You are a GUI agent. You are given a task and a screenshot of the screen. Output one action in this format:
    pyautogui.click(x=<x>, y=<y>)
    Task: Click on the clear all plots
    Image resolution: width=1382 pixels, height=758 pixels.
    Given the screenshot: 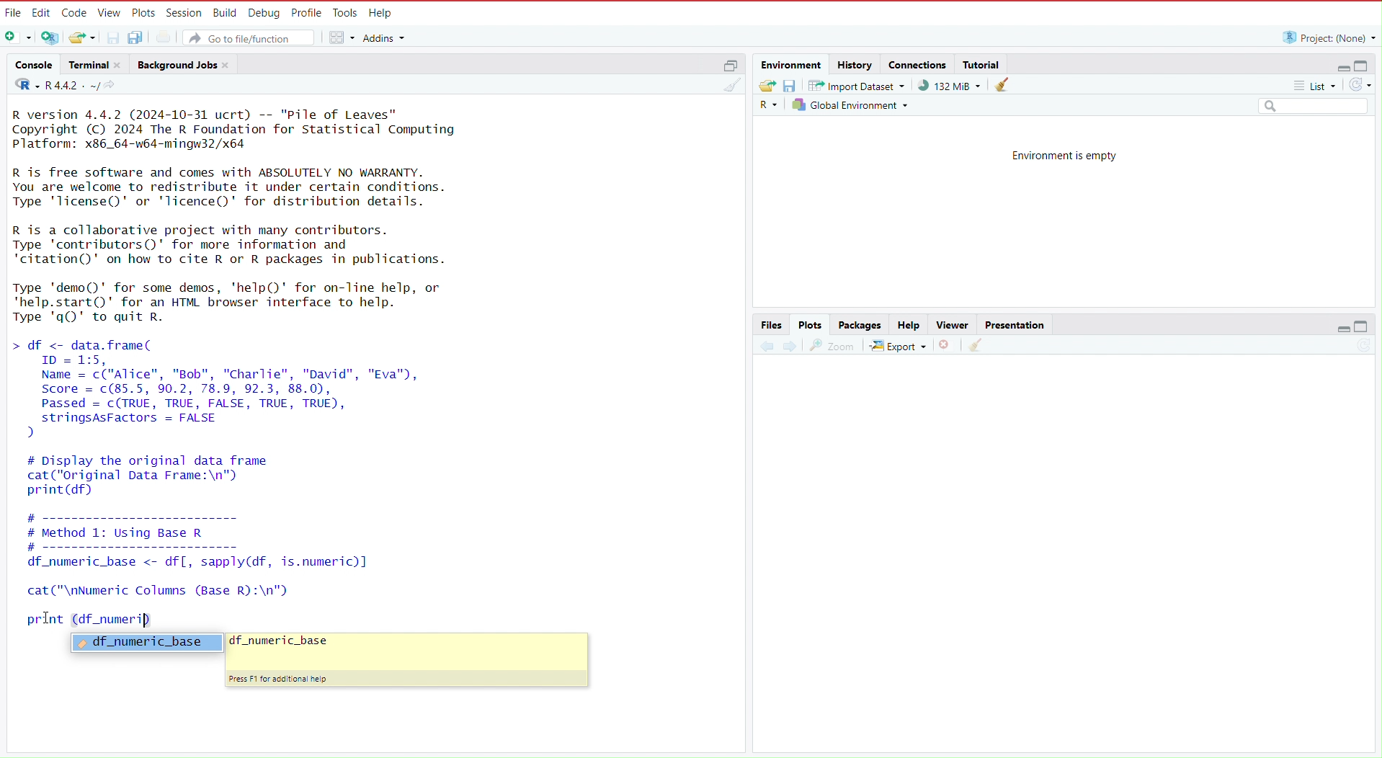 What is the action you would take?
    pyautogui.click(x=976, y=347)
    